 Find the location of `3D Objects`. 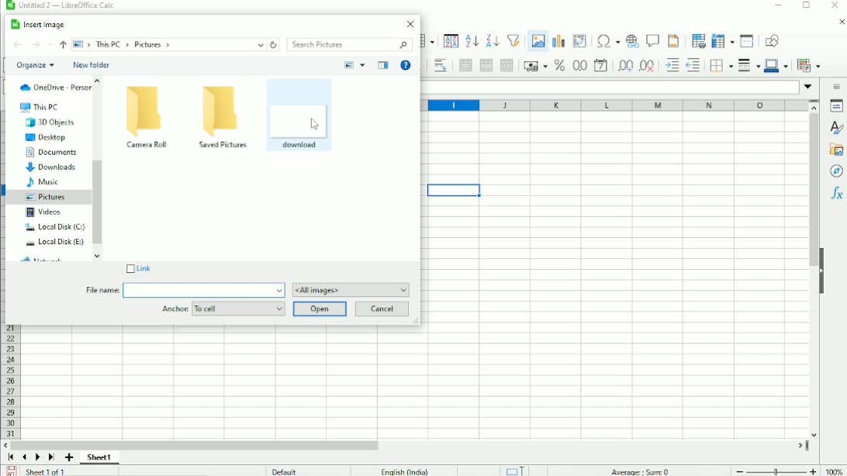

3D Objects is located at coordinates (49, 122).